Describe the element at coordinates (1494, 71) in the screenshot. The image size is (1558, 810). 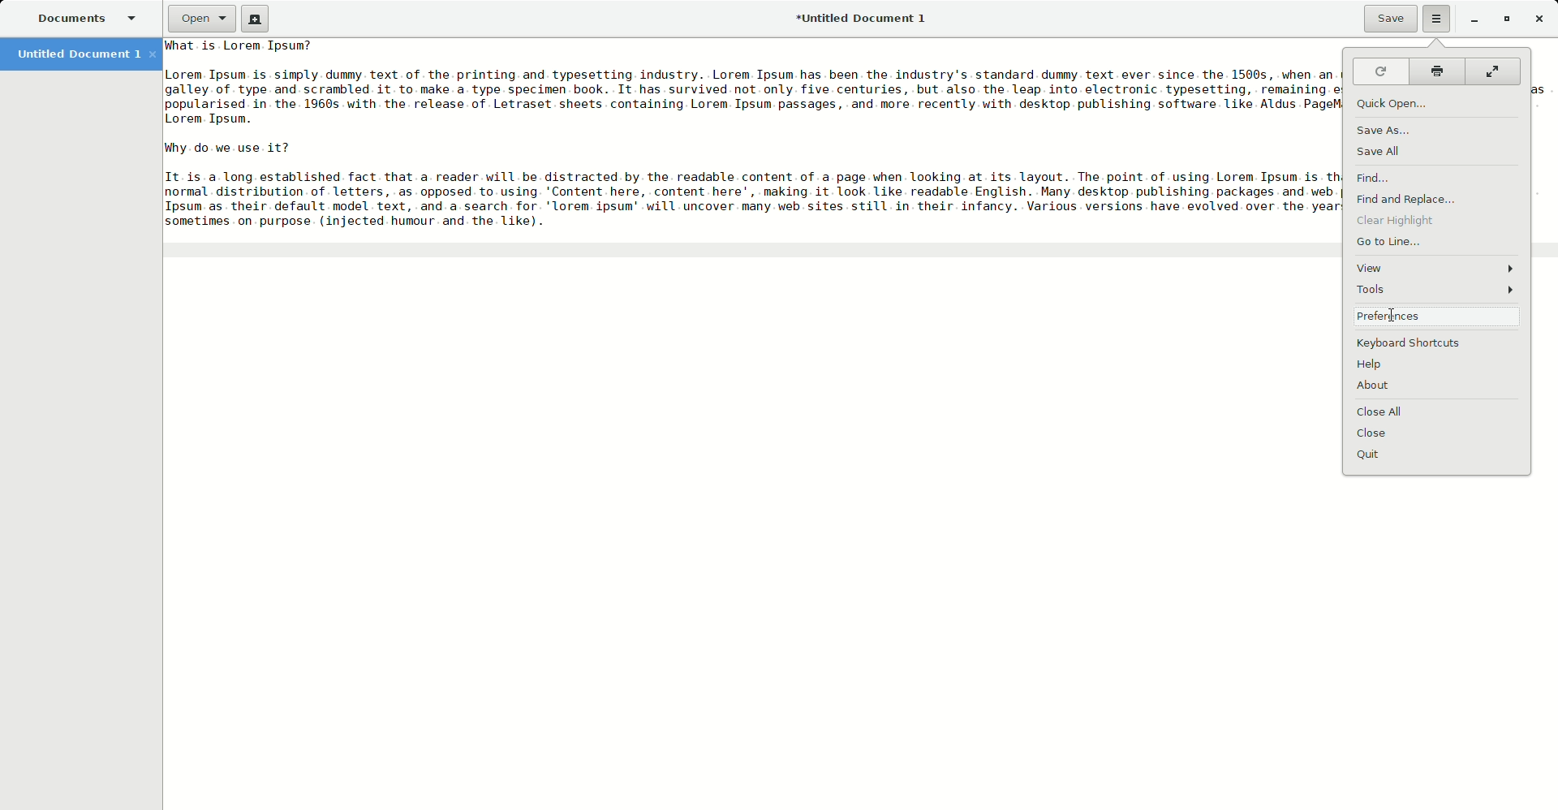
I see `Fullscreen` at that location.